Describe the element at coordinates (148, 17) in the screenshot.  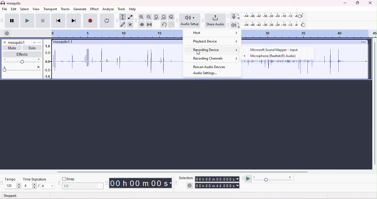
I see `zoom in` at that location.